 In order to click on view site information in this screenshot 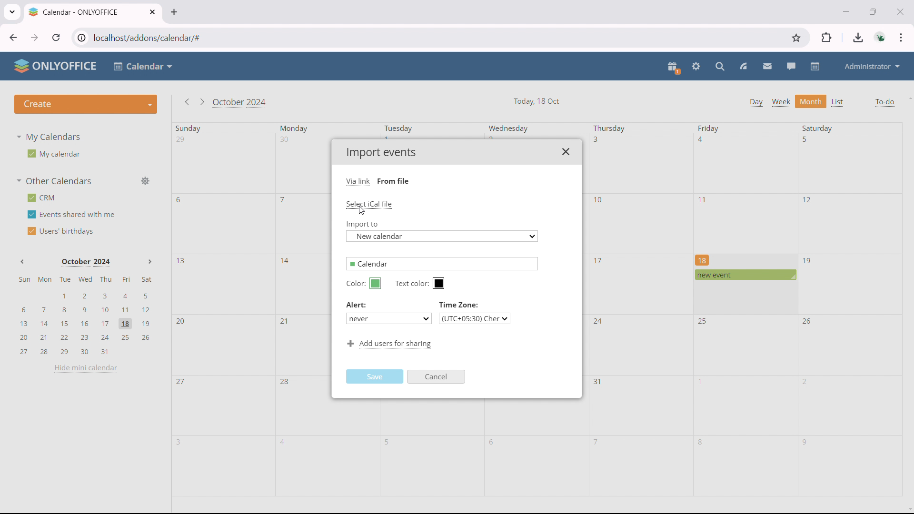, I will do `click(80, 38)`.